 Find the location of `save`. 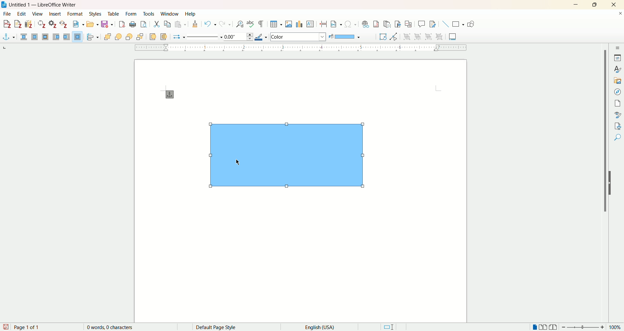

save is located at coordinates (6, 327).